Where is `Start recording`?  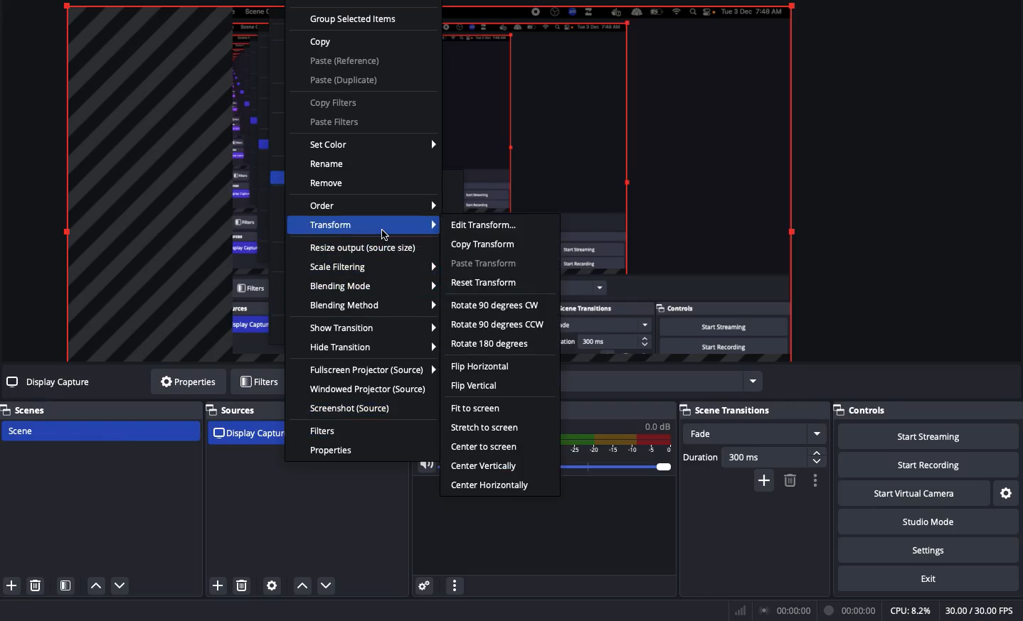 Start recording is located at coordinates (926, 465).